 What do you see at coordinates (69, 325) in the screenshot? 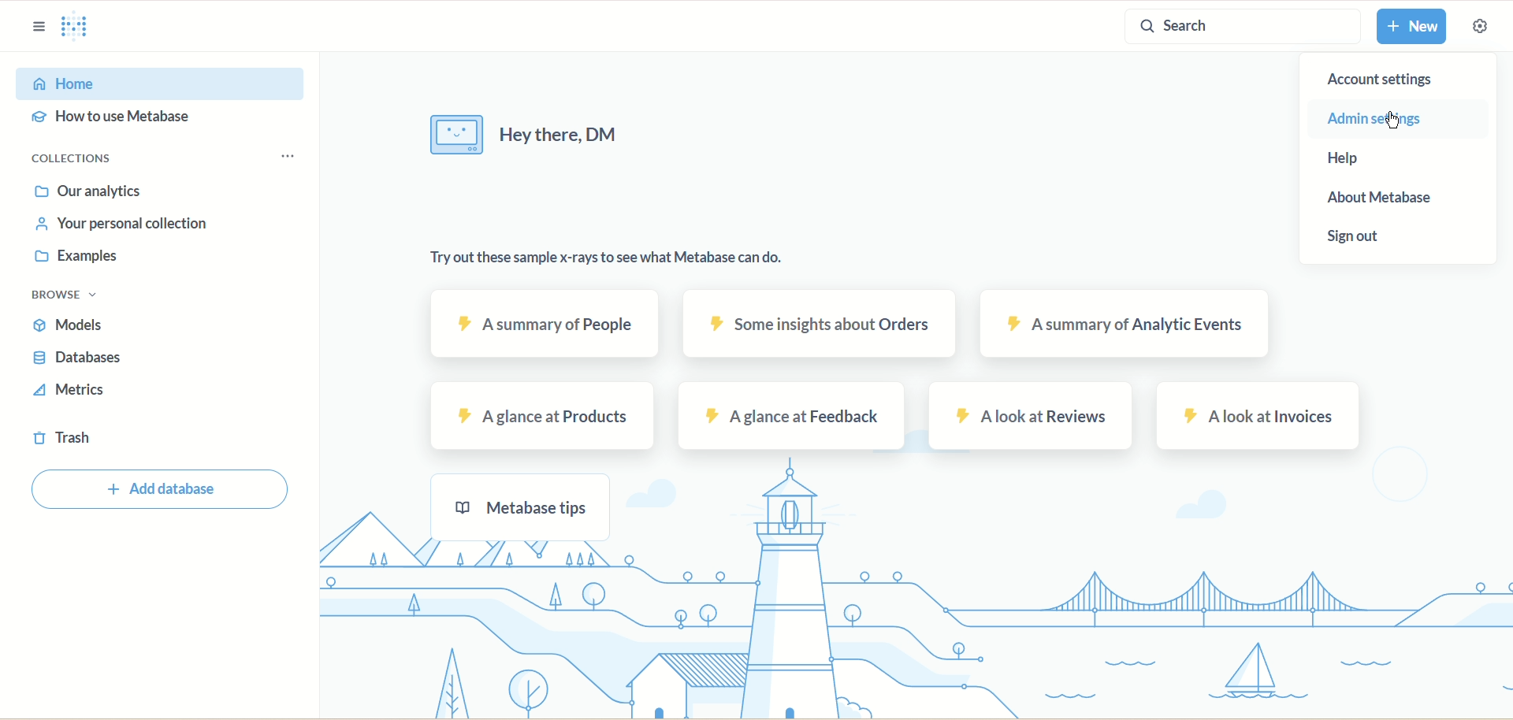
I see `Models` at bounding box center [69, 325].